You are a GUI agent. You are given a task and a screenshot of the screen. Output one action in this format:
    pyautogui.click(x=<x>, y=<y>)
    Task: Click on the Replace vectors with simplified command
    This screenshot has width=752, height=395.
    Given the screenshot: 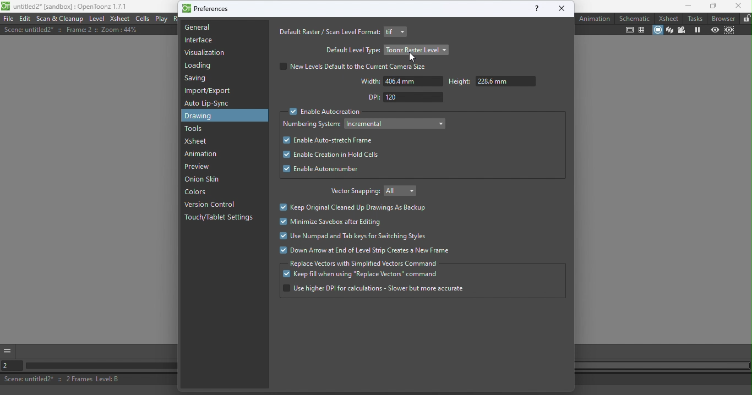 What is the action you would take?
    pyautogui.click(x=364, y=264)
    